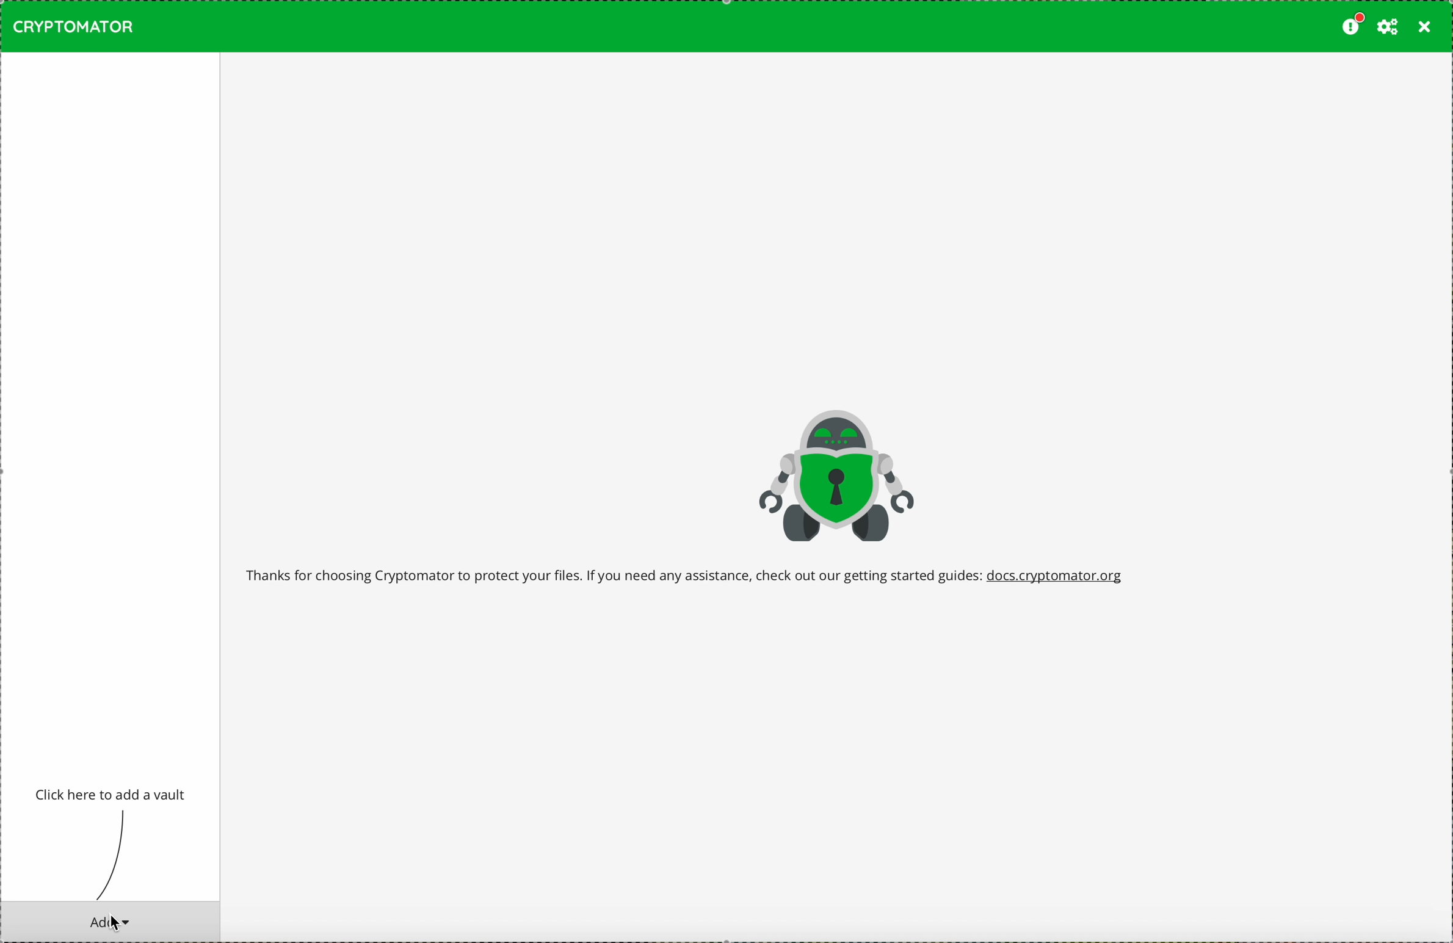 The height and width of the screenshot is (943, 1453). What do you see at coordinates (112, 795) in the screenshot?
I see `click to add a vault` at bounding box center [112, 795].